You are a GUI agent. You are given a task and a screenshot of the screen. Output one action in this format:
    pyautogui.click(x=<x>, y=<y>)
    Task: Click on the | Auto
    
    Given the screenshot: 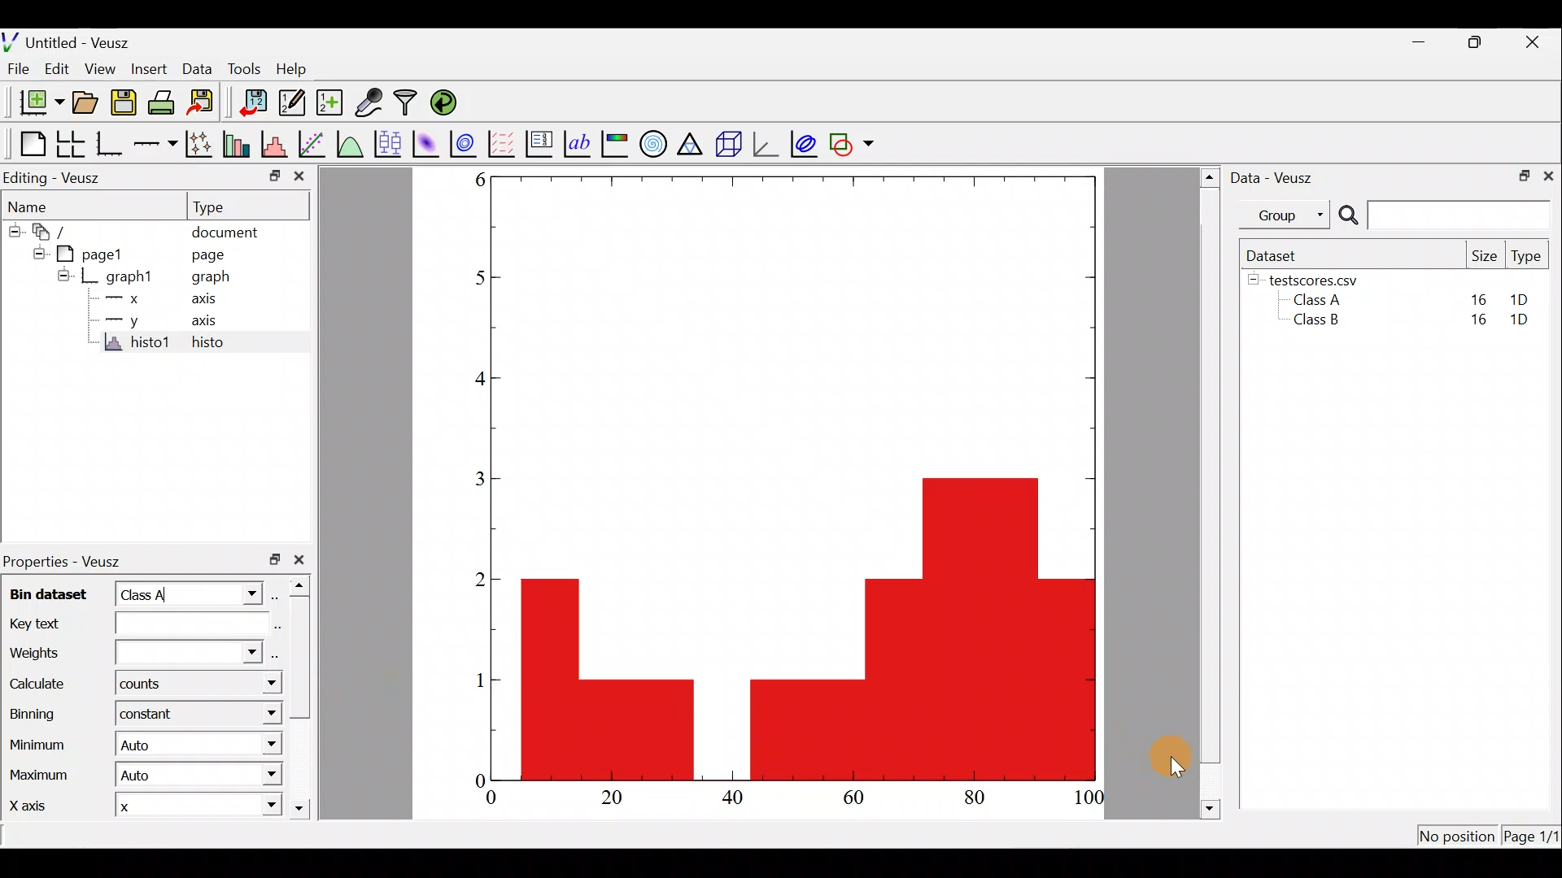 What is the action you would take?
    pyautogui.click(x=146, y=747)
    